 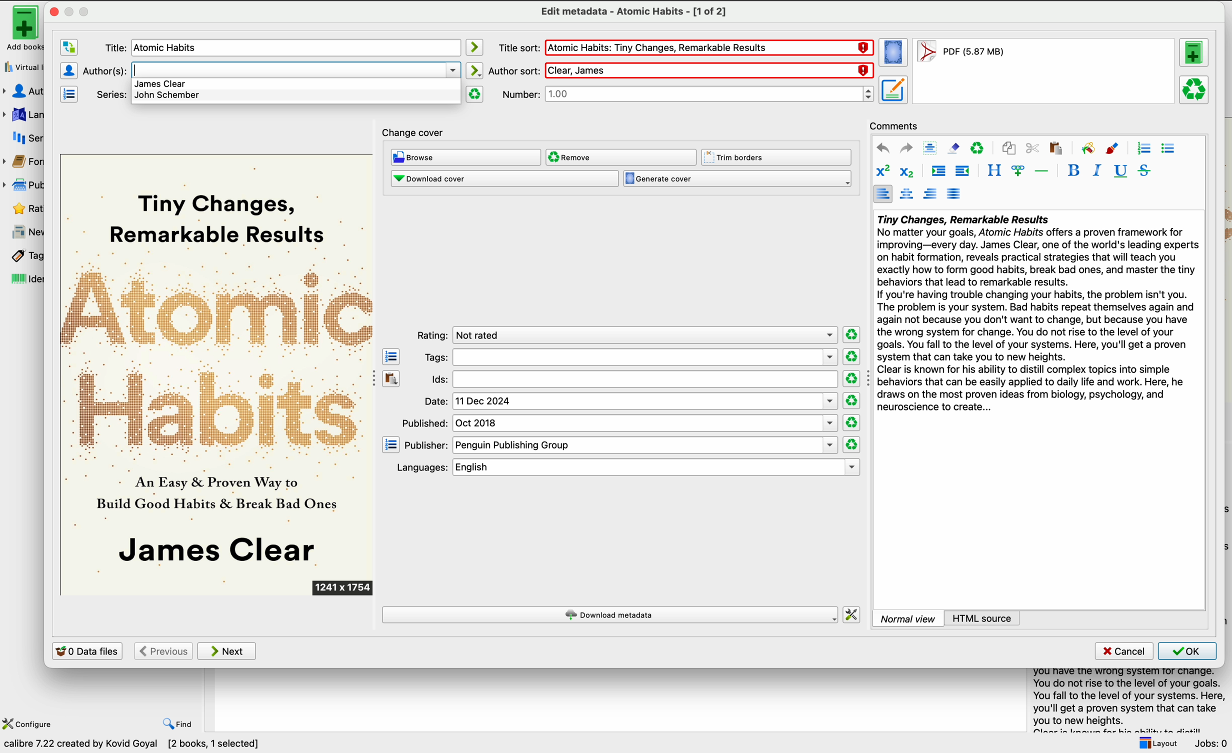 What do you see at coordinates (893, 90) in the screenshot?
I see `set metadata for the book from the selected format` at bounding box center [893, 90].